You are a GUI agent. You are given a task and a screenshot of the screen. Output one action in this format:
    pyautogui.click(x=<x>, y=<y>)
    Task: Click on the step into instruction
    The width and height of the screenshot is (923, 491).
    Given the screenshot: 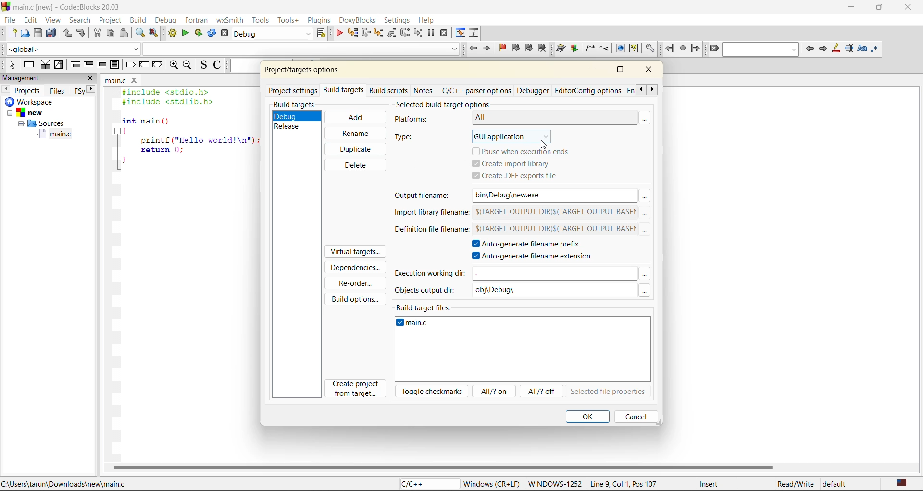 What is the action you would take?
    pyautogui.click(x=418, y=33)
    